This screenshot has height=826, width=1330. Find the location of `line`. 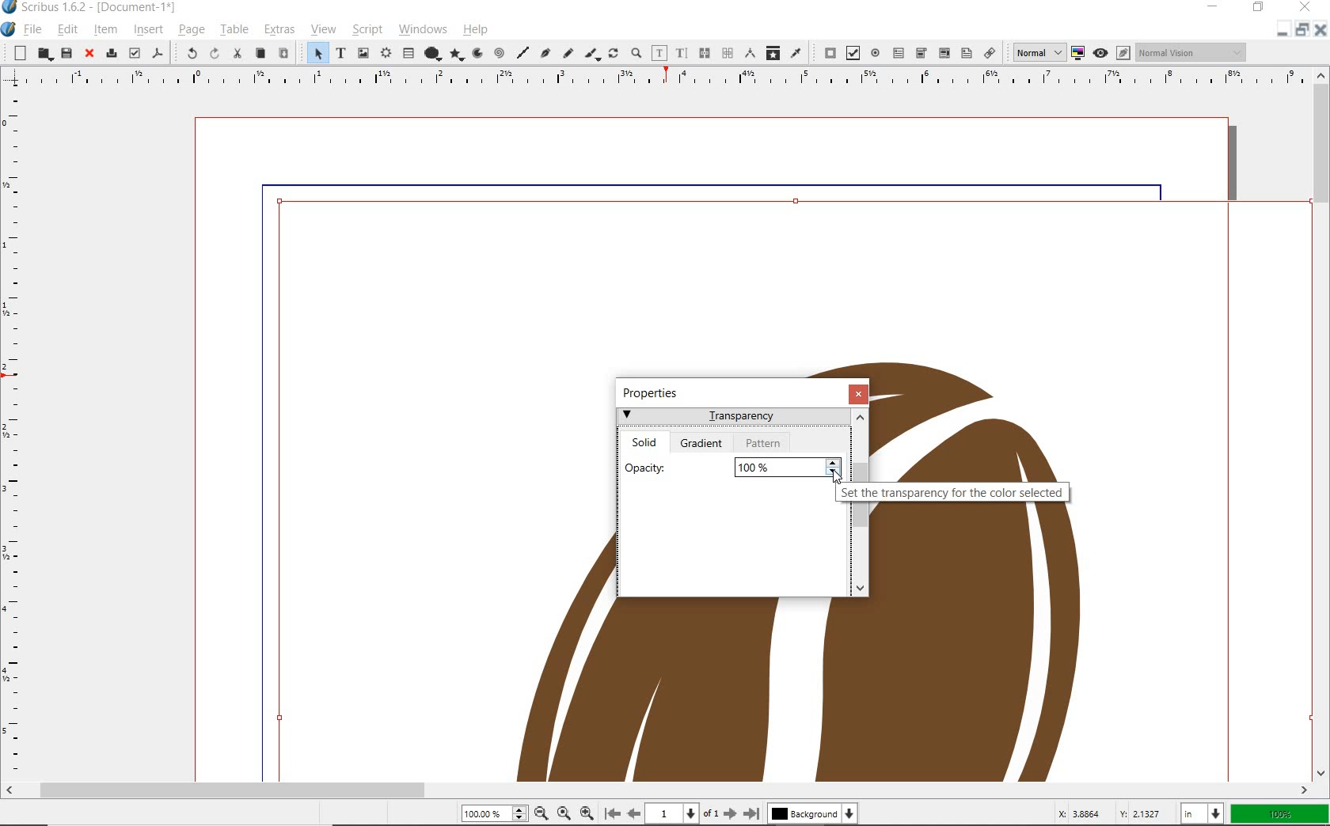

line is located at coordinates (522, 54).